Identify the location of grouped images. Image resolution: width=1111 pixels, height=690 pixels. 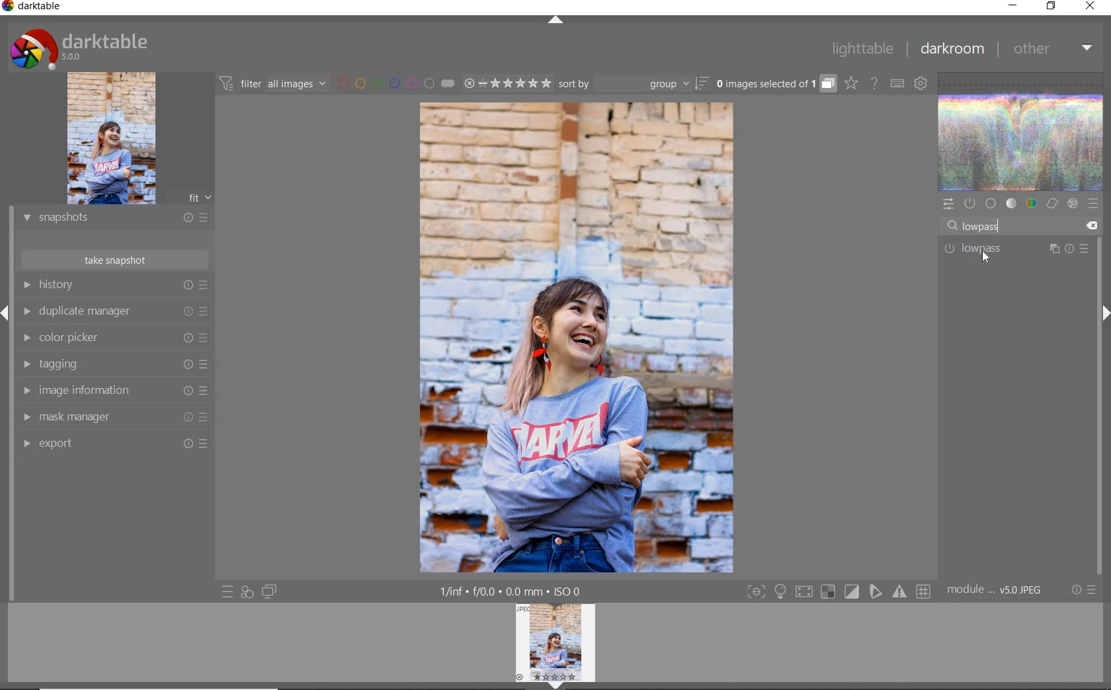
(775, 84).